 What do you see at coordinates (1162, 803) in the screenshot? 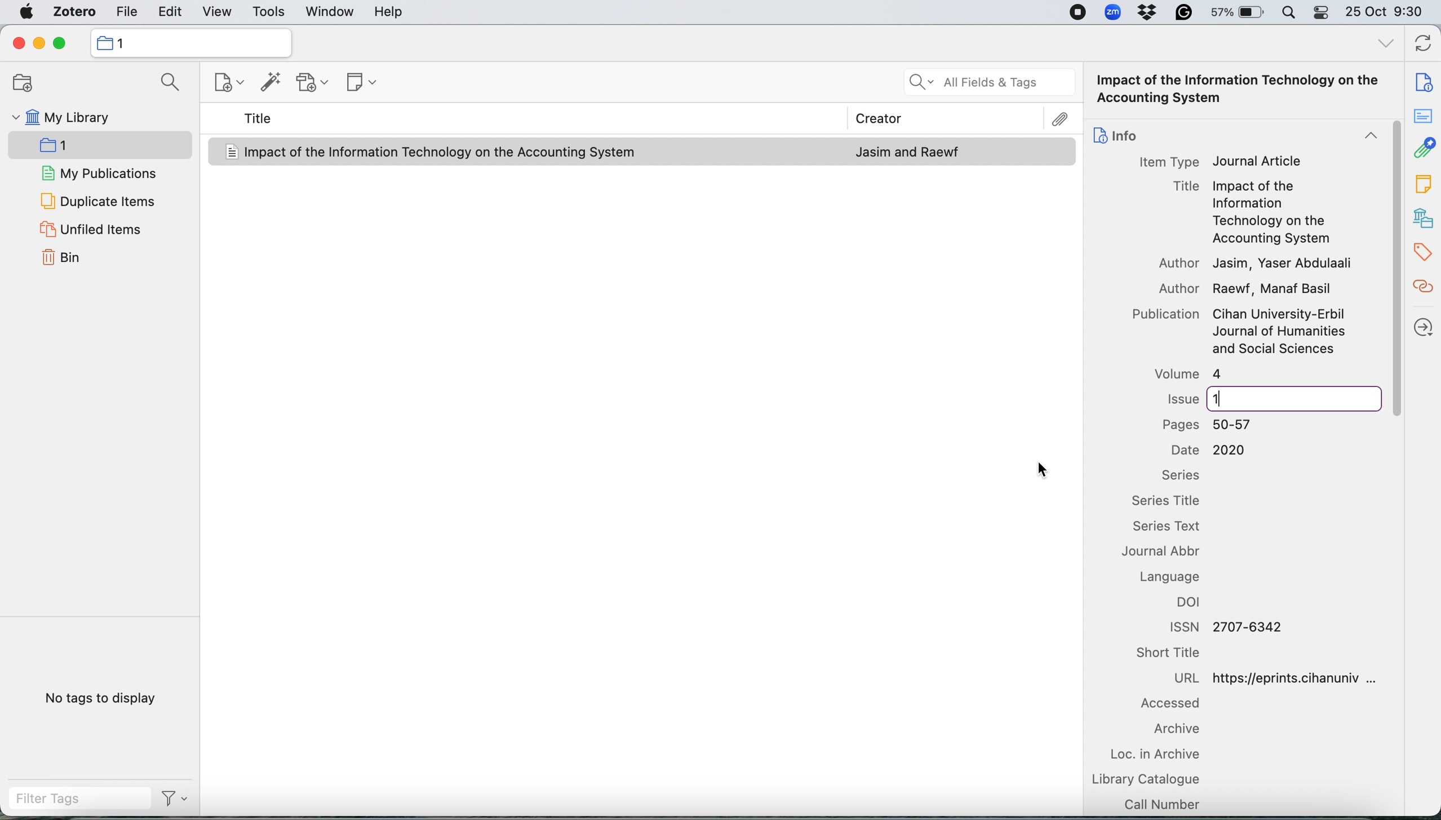
I see `call number` at bounding box center [1162, 803].